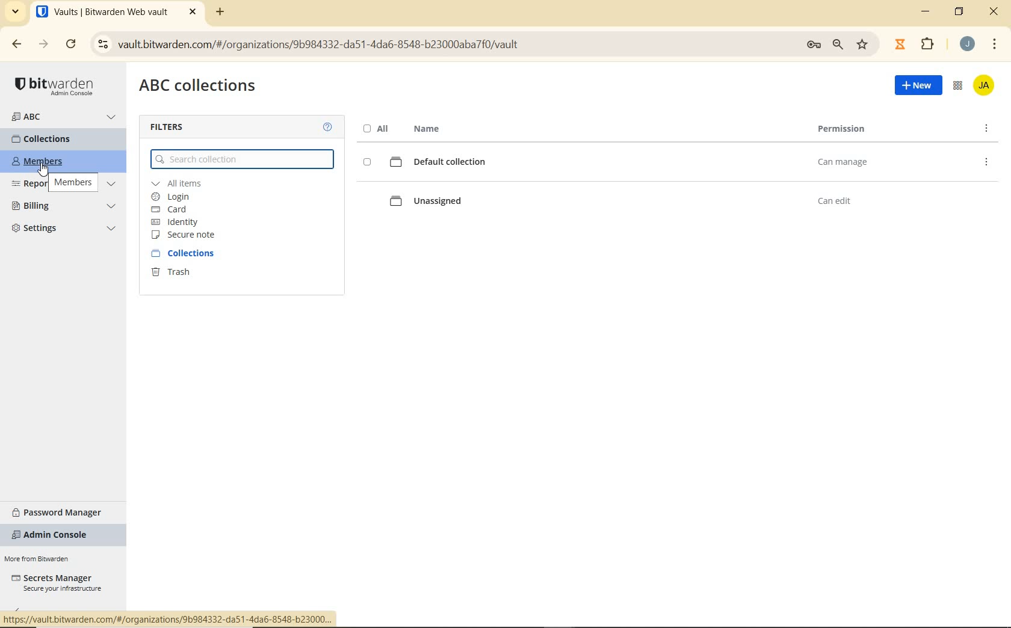 The image size is (1011, 628). What do you see at coordinates (185, 236) in the screenshot?
I see `SECURE NOTE` at bounding box center [185, 236].